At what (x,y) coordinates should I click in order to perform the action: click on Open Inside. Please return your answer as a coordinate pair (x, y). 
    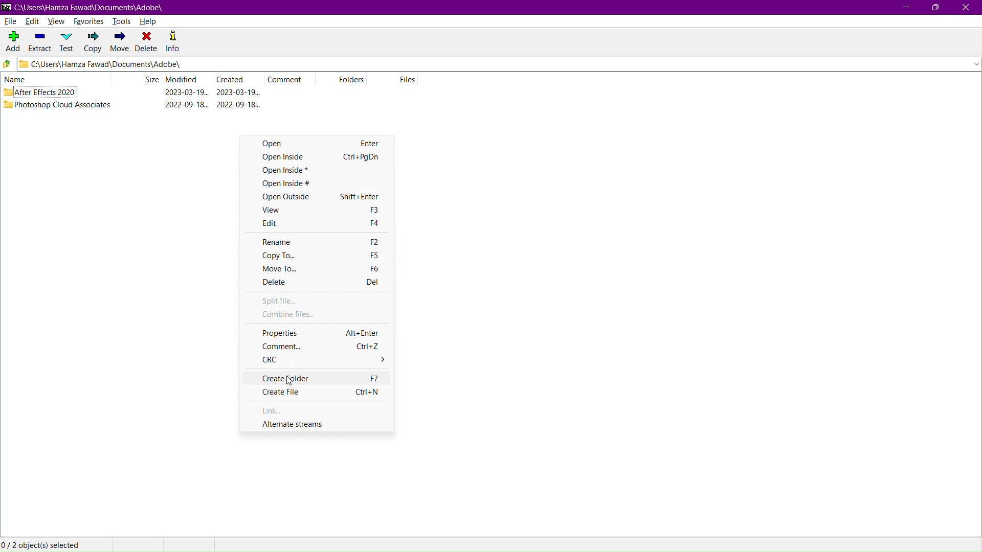
    Looking at the image, I should click on (317, 156).